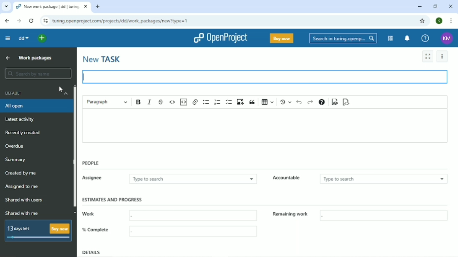 The width and height of the screenshot is (458, 257). What do you see at coordinates (189, 180) in the screenshot?
I see `Type to search` at bounding box center [189, 180].